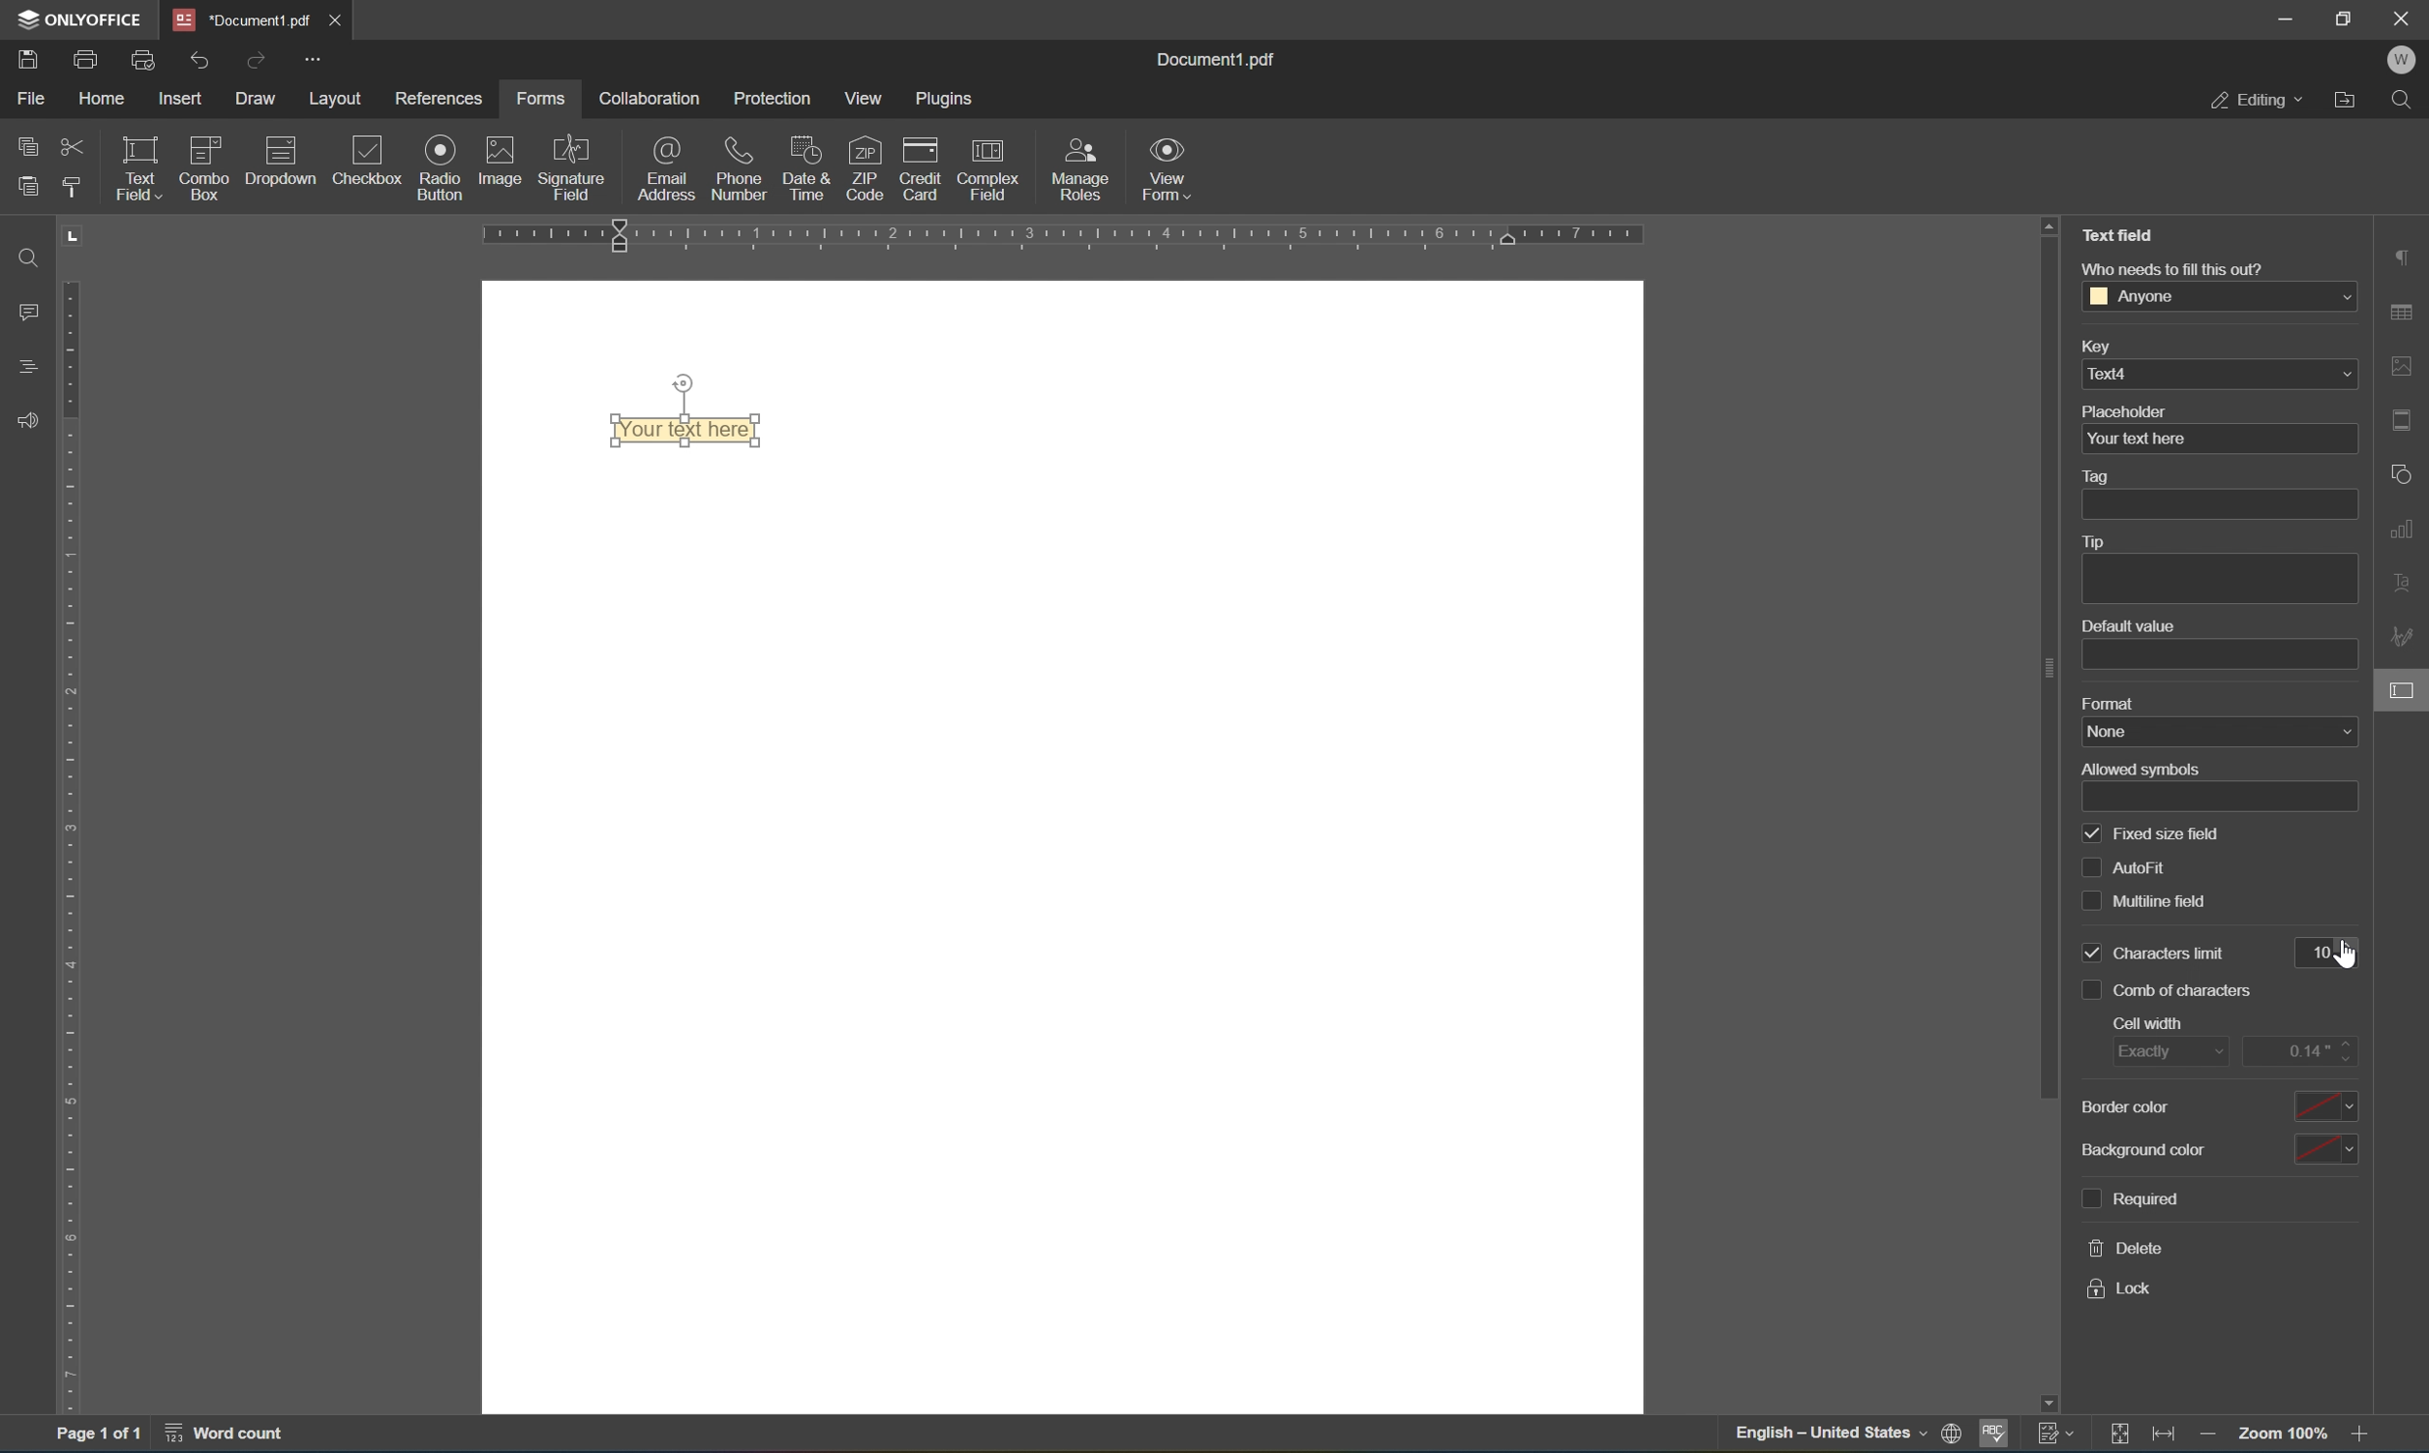  Describe the element at coordinates (499, 166) in the screenshot. I see `image` at that location.